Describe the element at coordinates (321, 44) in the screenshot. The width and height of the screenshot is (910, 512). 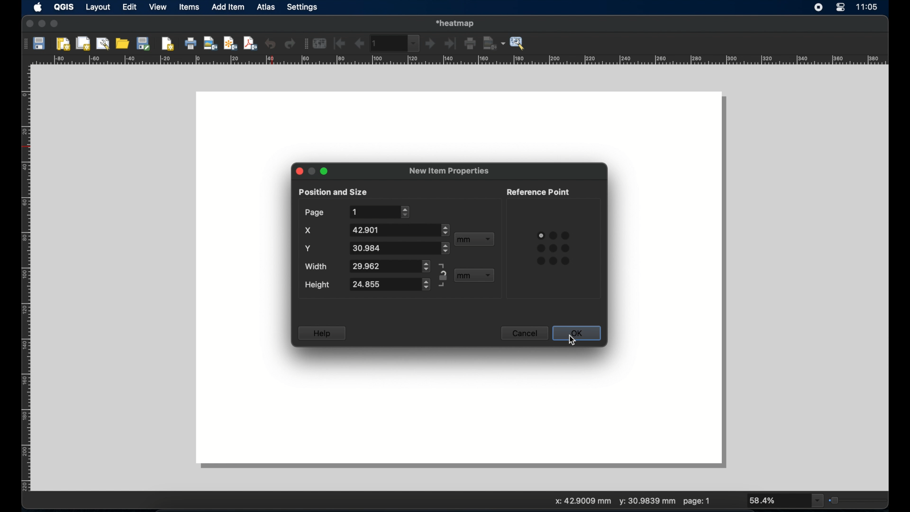
I see `preview atlas` at that location.